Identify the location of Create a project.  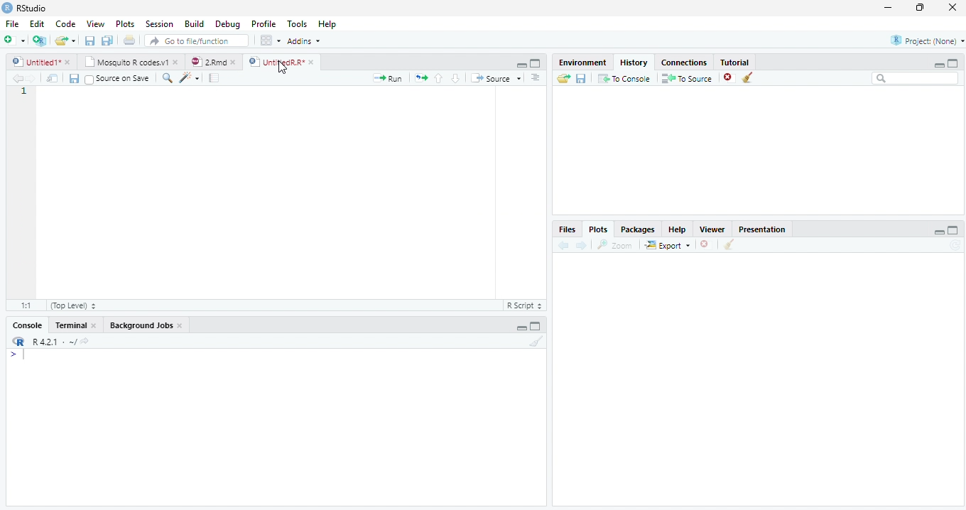
(38, 40).